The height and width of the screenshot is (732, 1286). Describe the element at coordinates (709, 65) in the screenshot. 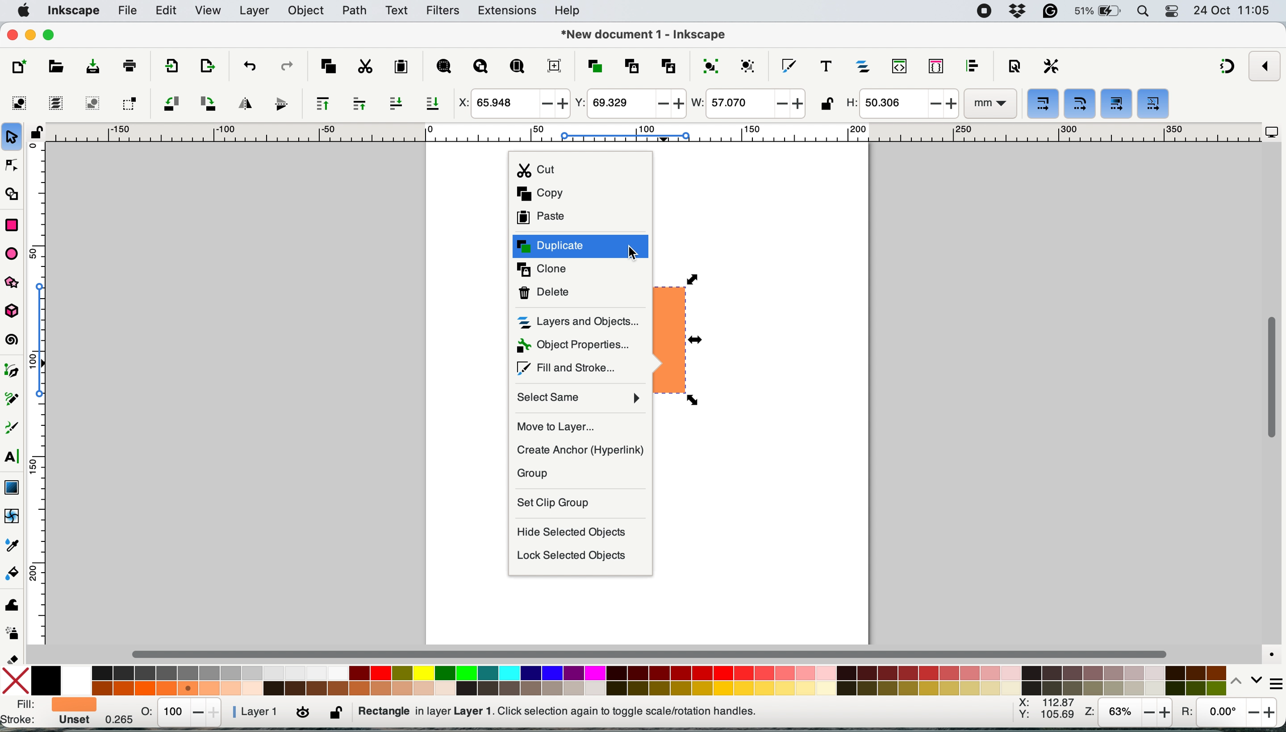

I see `group` at that location.